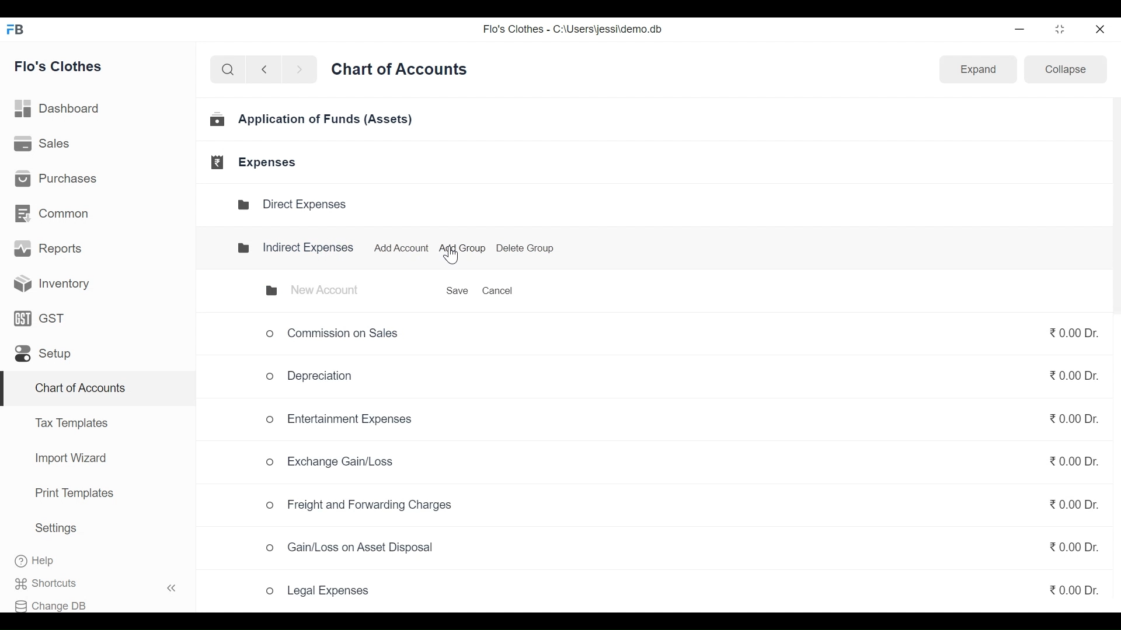  Describe the element at coordinates (1075, 419) in the screenshot. I see `₹0.00 Dr.` at that location.